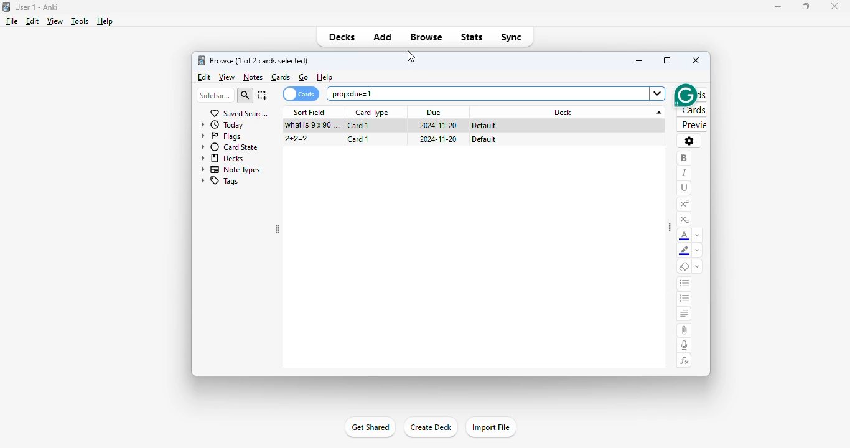 This screenshot has height=448, width=850. I want to click on bold, so click(684, 159).